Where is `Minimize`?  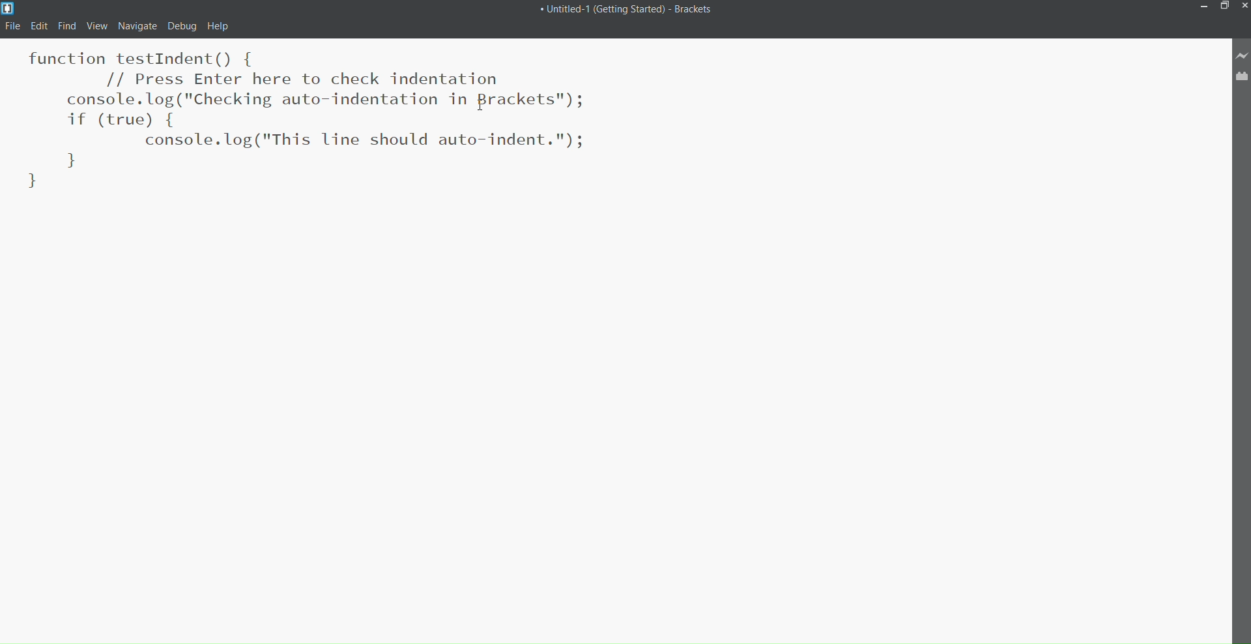
Minimize is located at coordinates (1202, 7).